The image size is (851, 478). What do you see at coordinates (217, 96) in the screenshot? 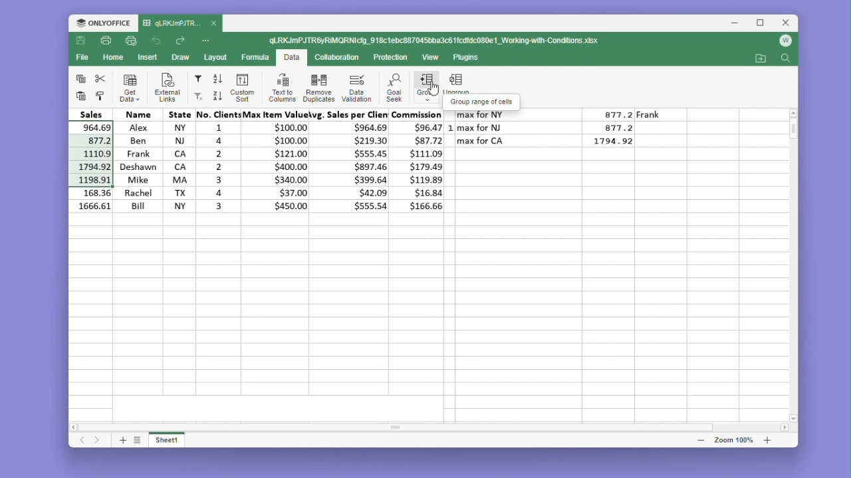
I see `sort descending` at bounding box center [217, 96].